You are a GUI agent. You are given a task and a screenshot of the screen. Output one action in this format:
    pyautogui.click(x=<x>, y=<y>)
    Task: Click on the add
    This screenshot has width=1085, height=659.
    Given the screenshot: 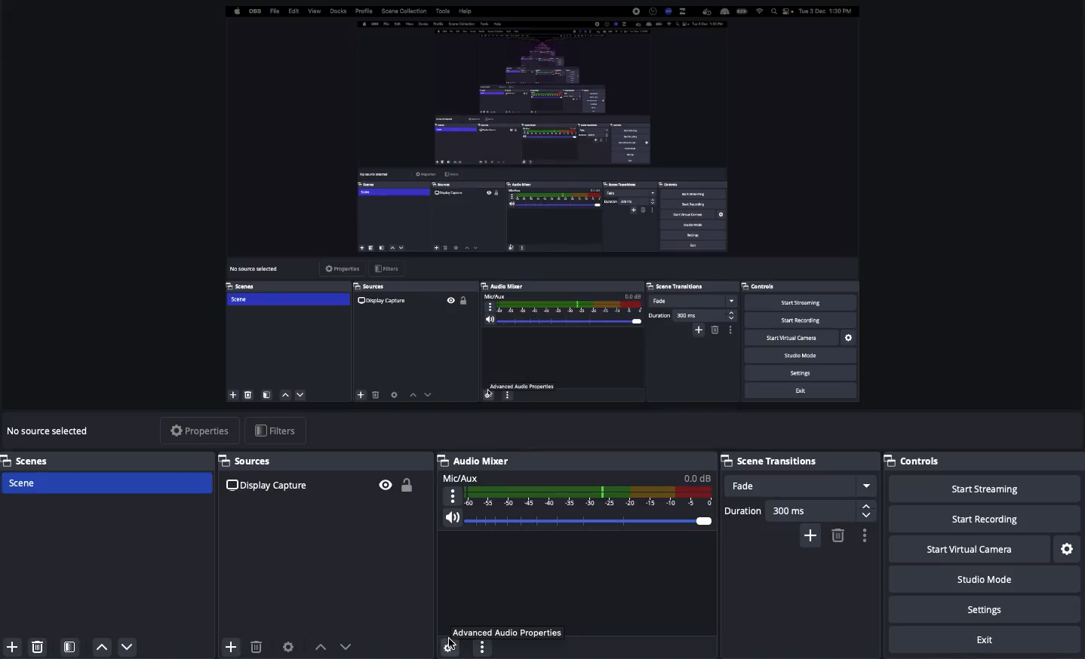 What is the action you would take?
    pyautogui.click(x=232, y=647)
    